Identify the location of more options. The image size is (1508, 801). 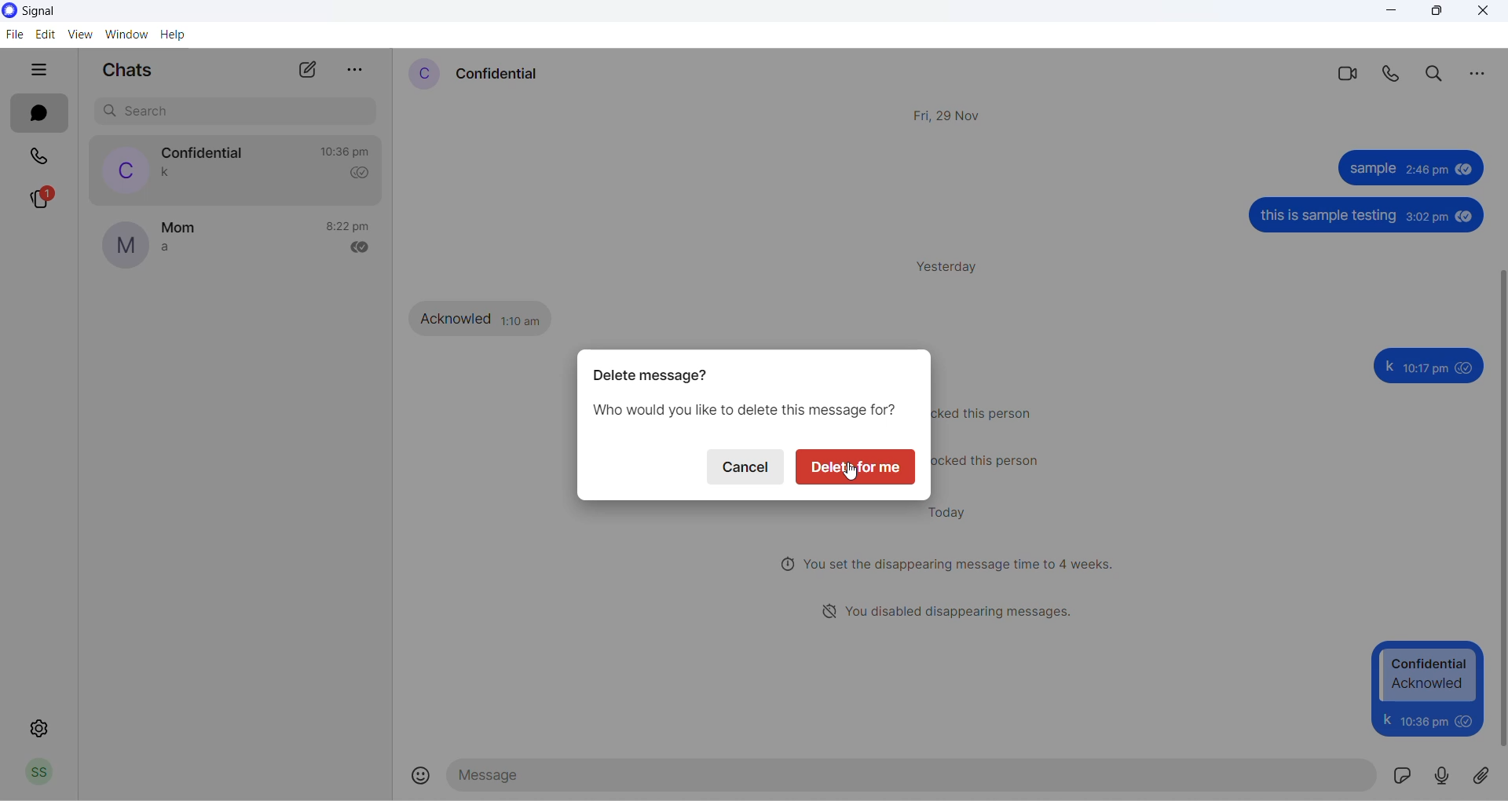
(354, 69).